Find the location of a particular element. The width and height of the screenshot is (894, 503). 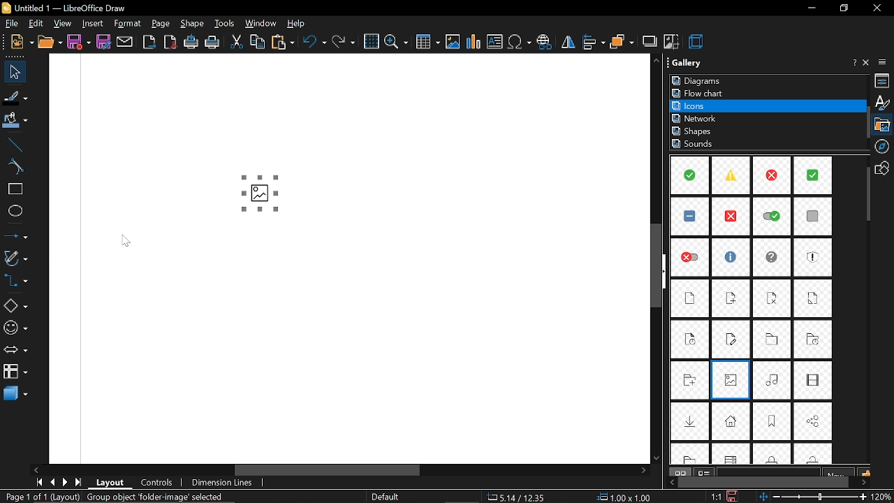

basic shapes is located at coordinates (15, 307).